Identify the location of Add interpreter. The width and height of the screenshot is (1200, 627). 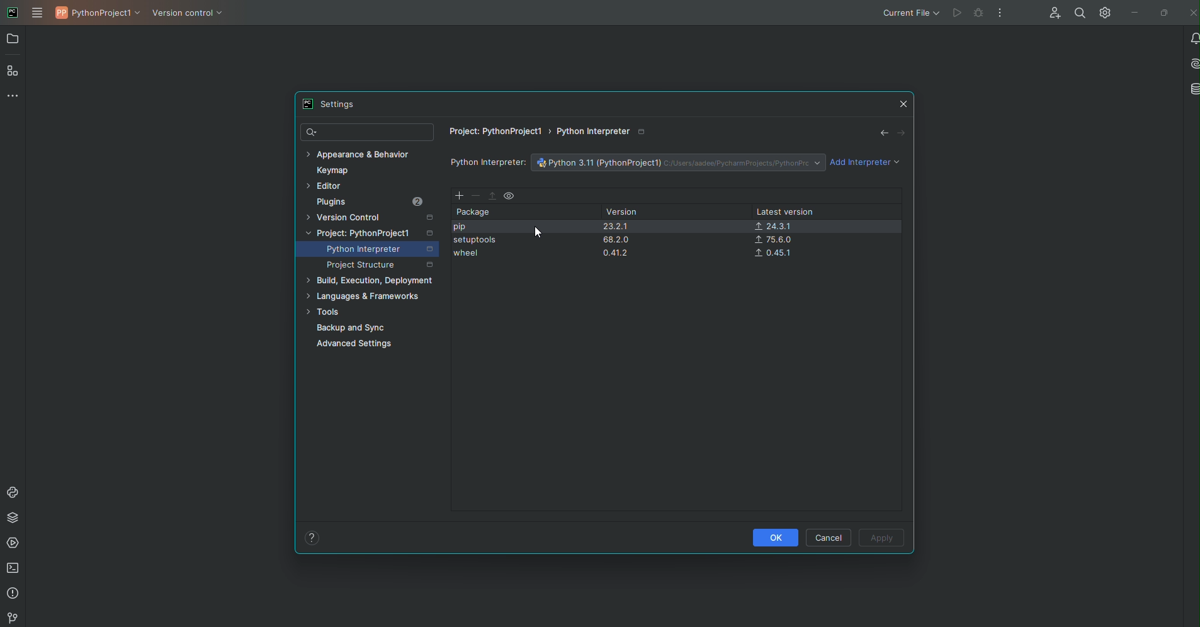
(866, 163).